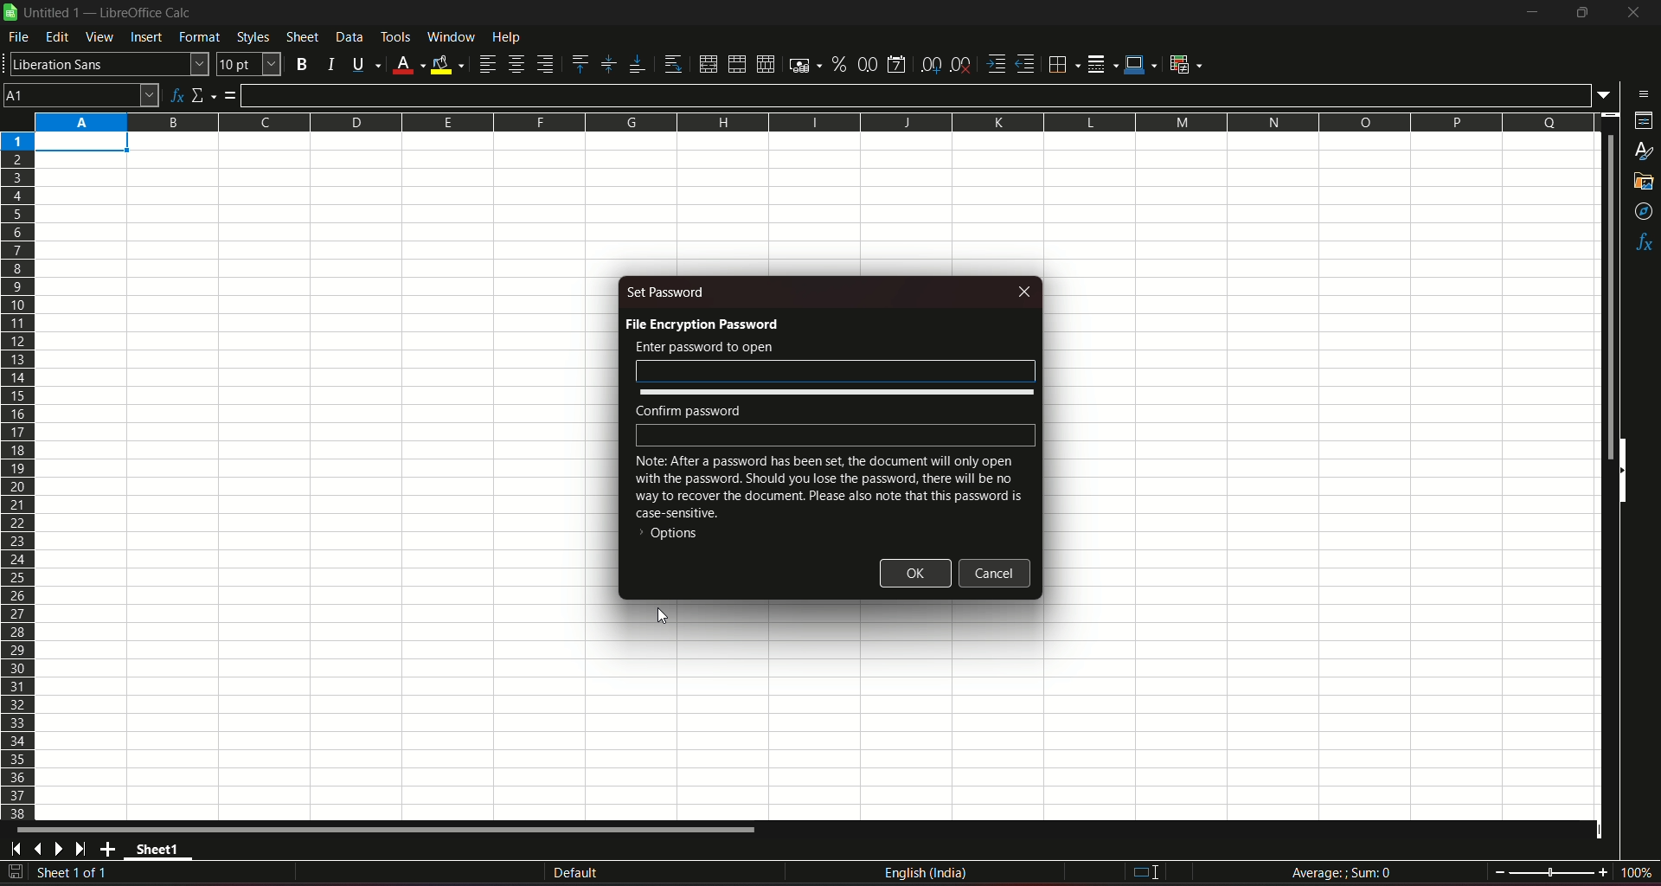  Describe the element at coordinates (701, 324) in the screenshot. I see `file encryption password` at that location.